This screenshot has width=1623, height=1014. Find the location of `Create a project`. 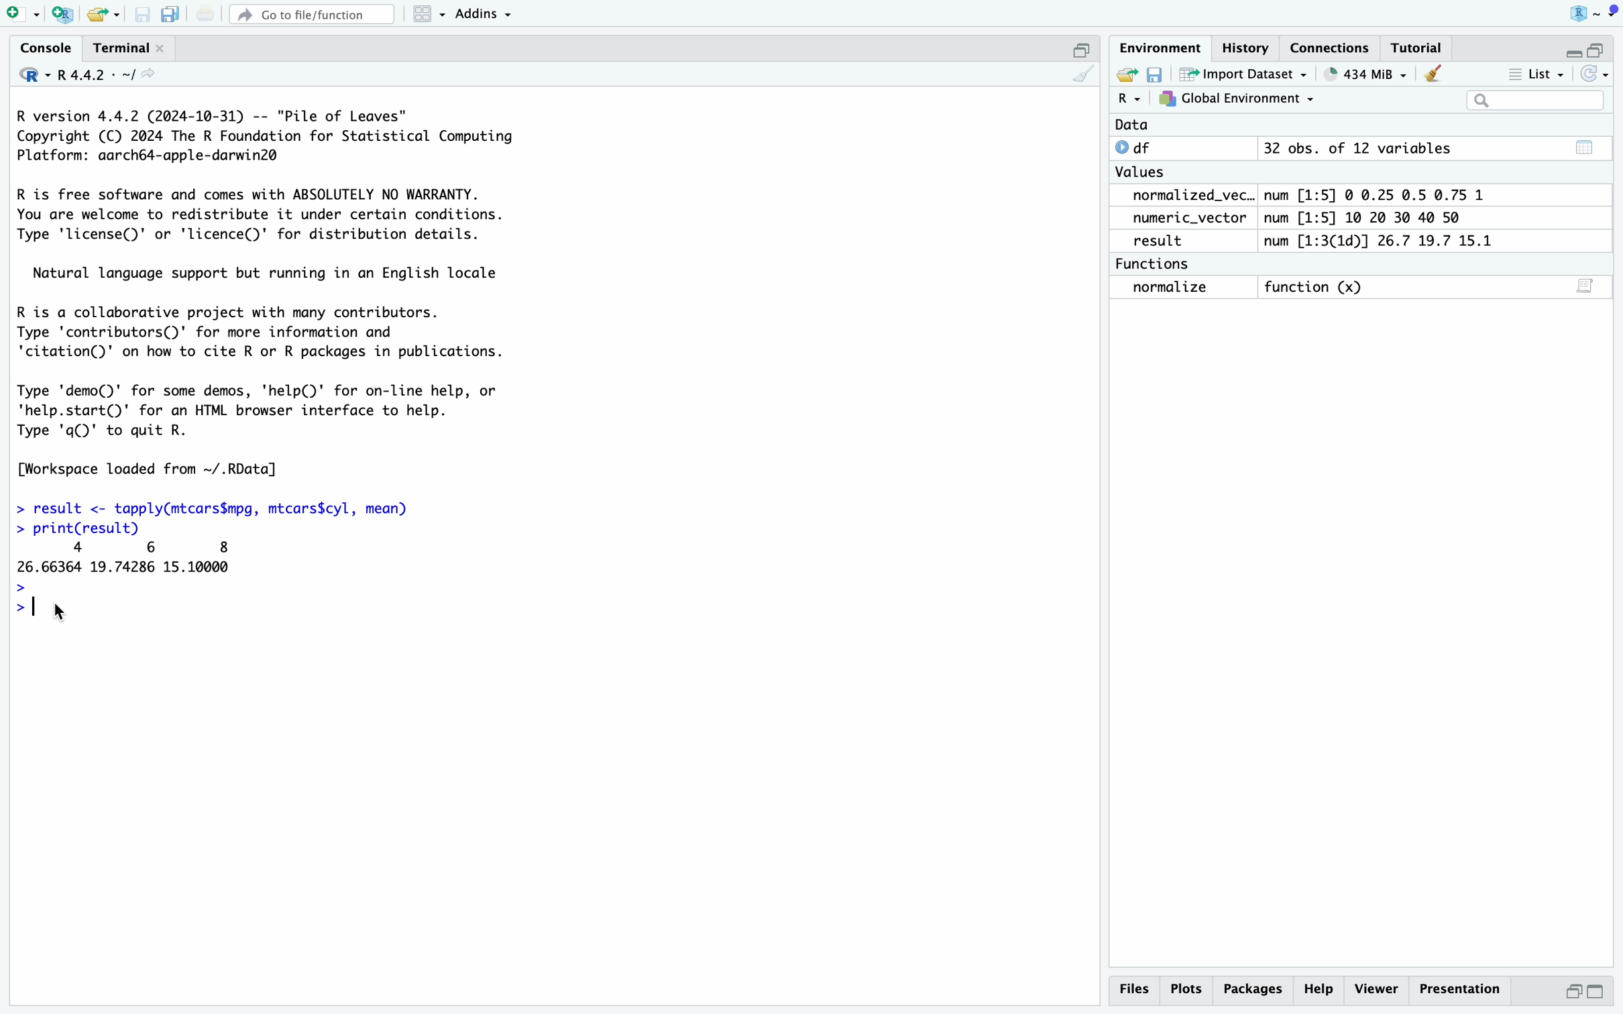

Create a project is located at coordinates (62, 14).